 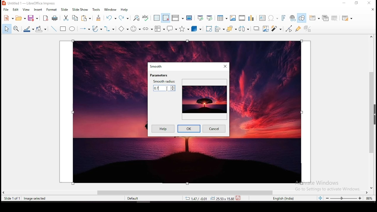 I want to click on dmooth, so click(x=157, y=66).